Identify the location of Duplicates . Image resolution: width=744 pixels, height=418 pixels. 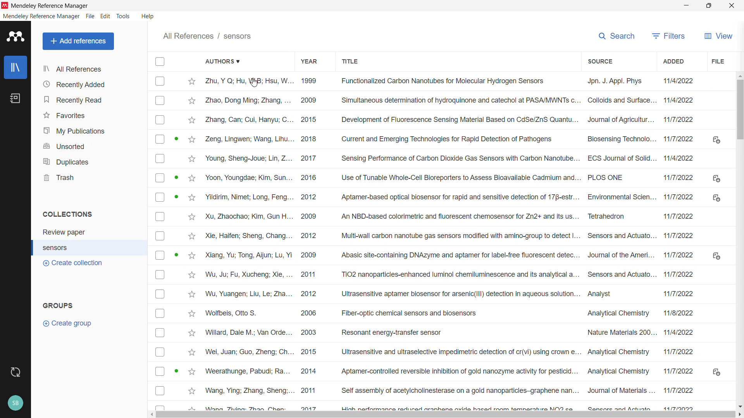
(92, 161).